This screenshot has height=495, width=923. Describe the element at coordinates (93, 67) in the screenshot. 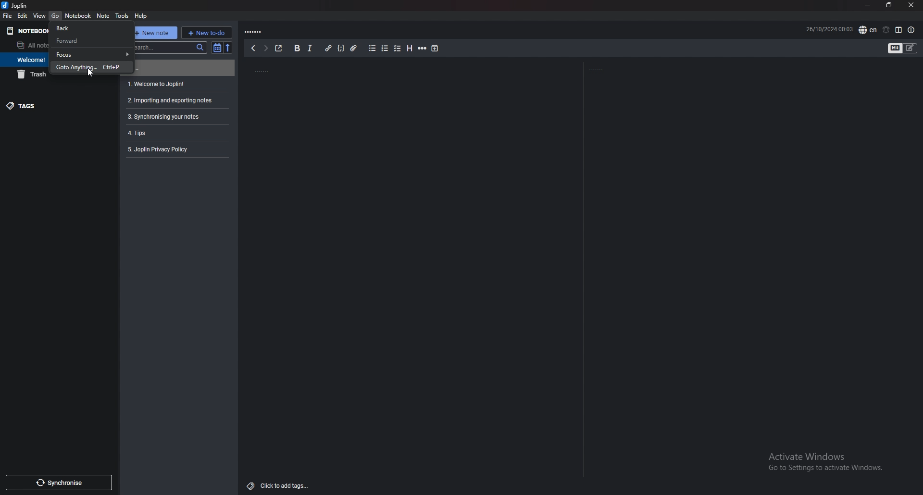

I see `goto anything` at that location.